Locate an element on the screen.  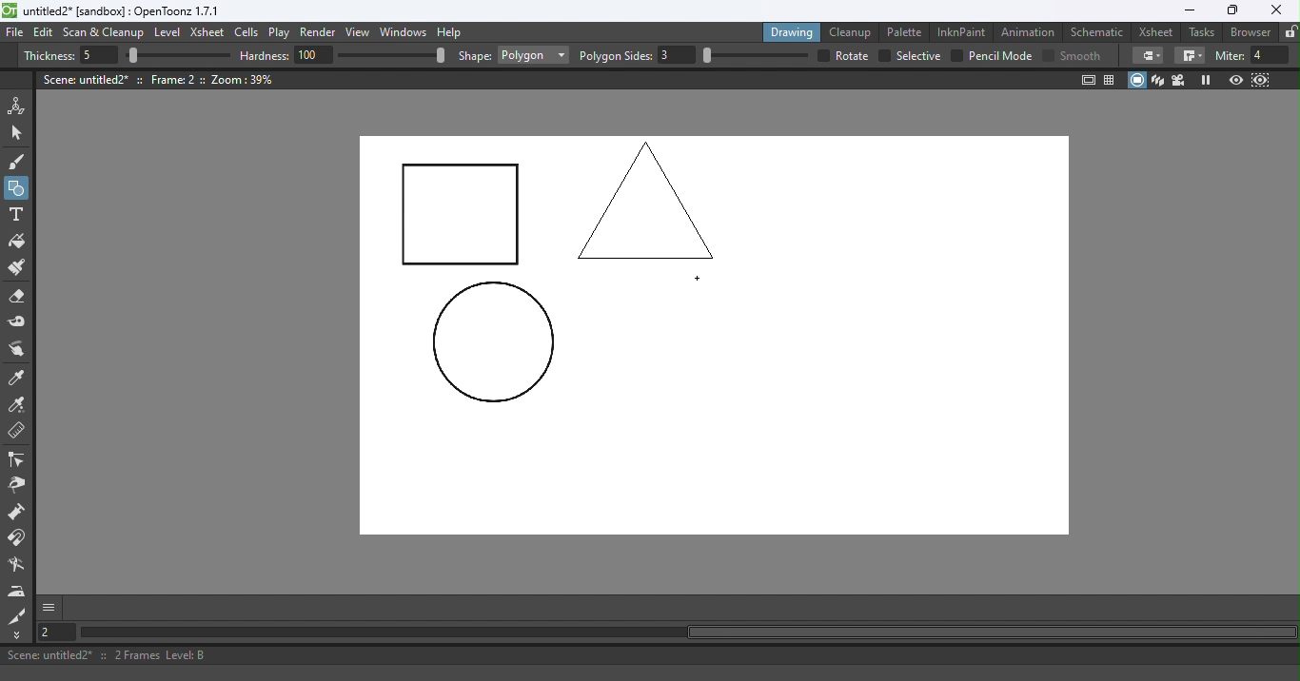
Control point editor tool is located at coordinates (17, 461).